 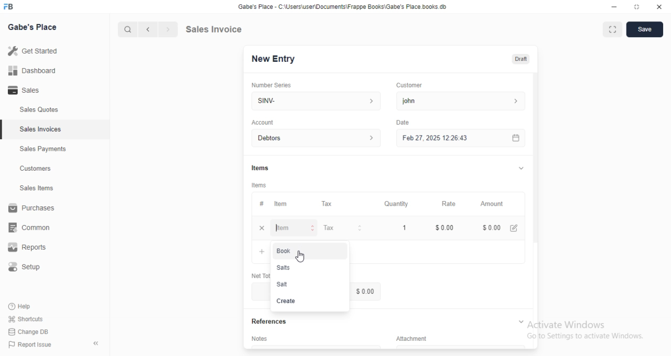 What do you see at coordinates (37, 188) in the screenshot?
I see `Sales tems` at bounding box center [37, 188].